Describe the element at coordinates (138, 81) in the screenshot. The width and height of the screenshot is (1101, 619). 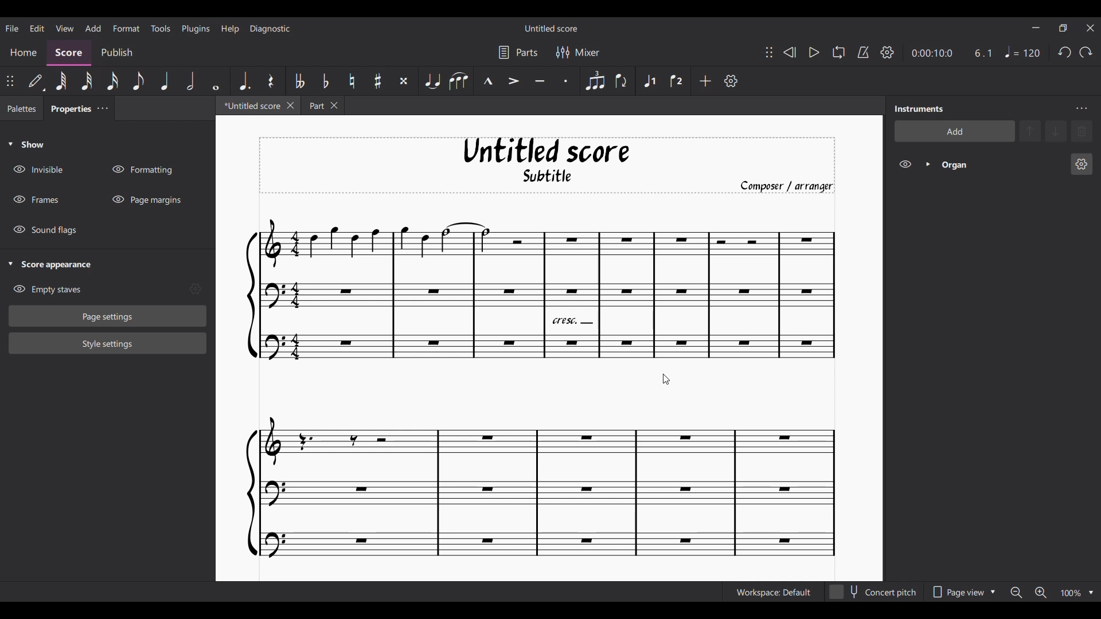
I see `8th note` at that location.